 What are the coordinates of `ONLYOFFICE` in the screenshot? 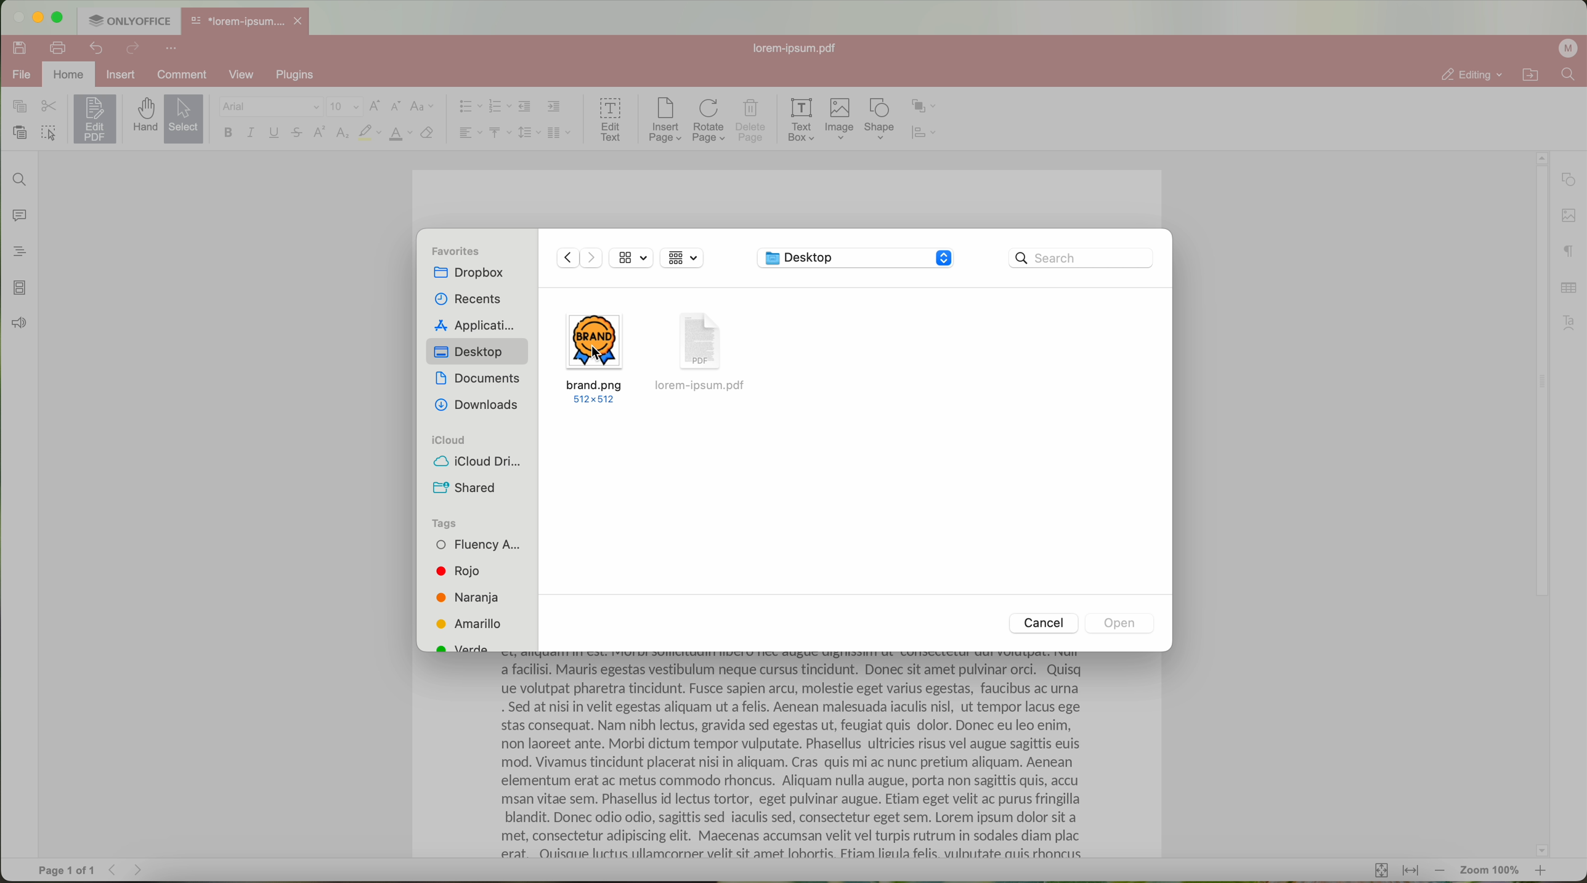 It's located at (128, 19).